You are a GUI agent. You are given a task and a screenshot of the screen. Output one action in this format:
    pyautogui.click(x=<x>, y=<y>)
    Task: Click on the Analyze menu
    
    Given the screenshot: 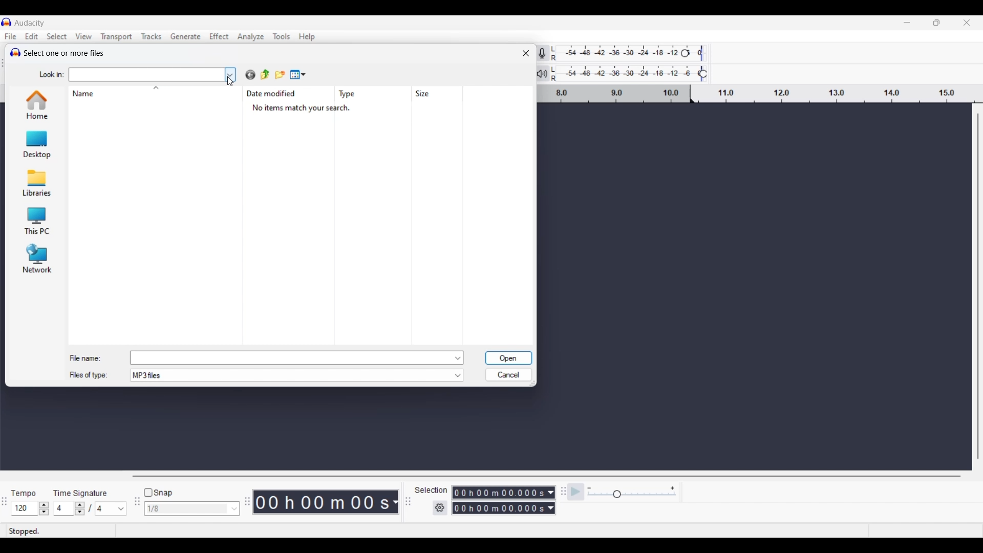 What is the action you would take?
    pyautogui.click(x=250, y=37)
    